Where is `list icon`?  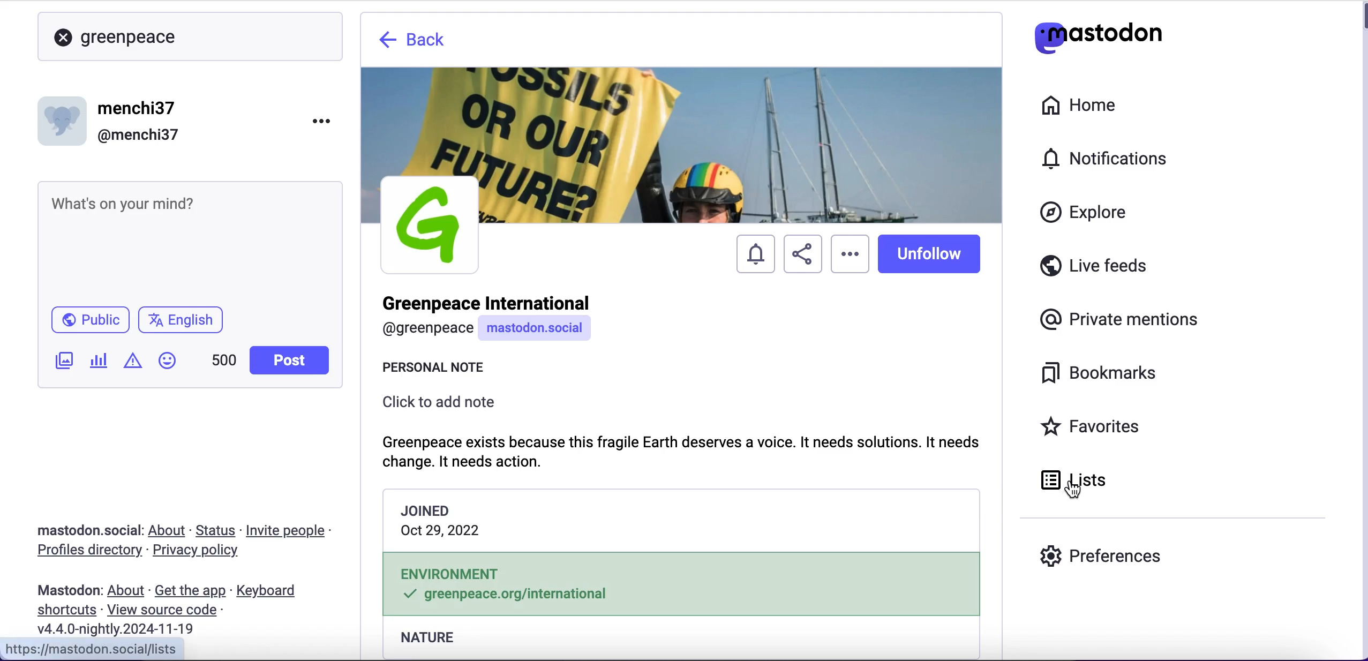
list icon is located at coordinates (1048, 480).